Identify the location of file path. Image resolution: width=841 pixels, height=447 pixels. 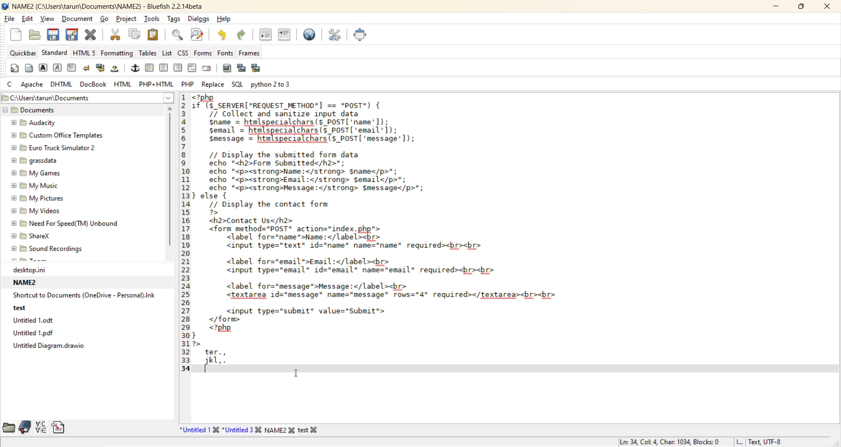
(88, 97).